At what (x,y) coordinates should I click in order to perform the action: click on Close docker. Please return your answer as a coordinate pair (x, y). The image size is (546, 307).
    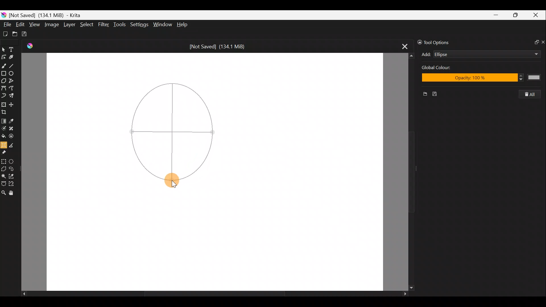
    Looking at the image, I should click on (543, 42).